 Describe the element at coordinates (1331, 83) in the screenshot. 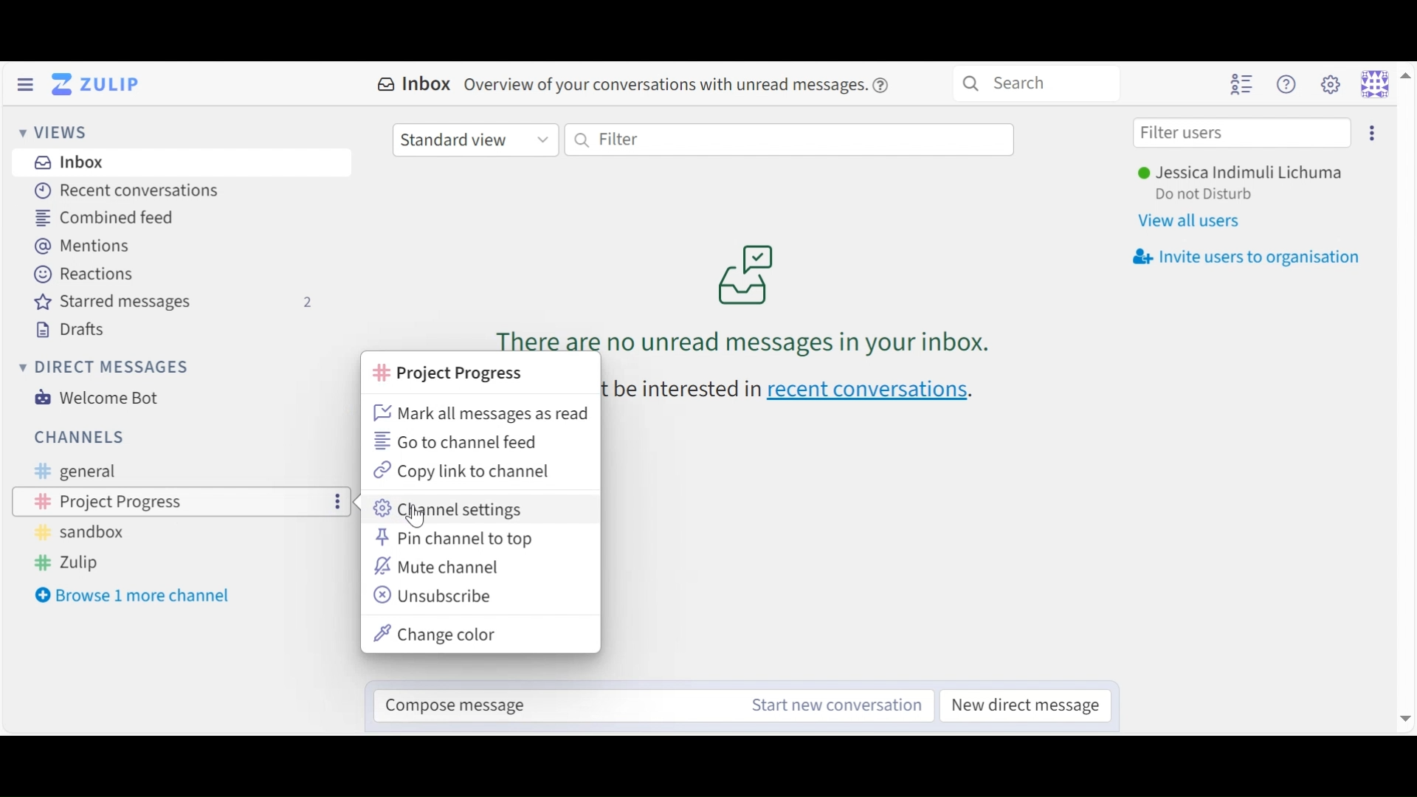

I see `Main menu` at that location.